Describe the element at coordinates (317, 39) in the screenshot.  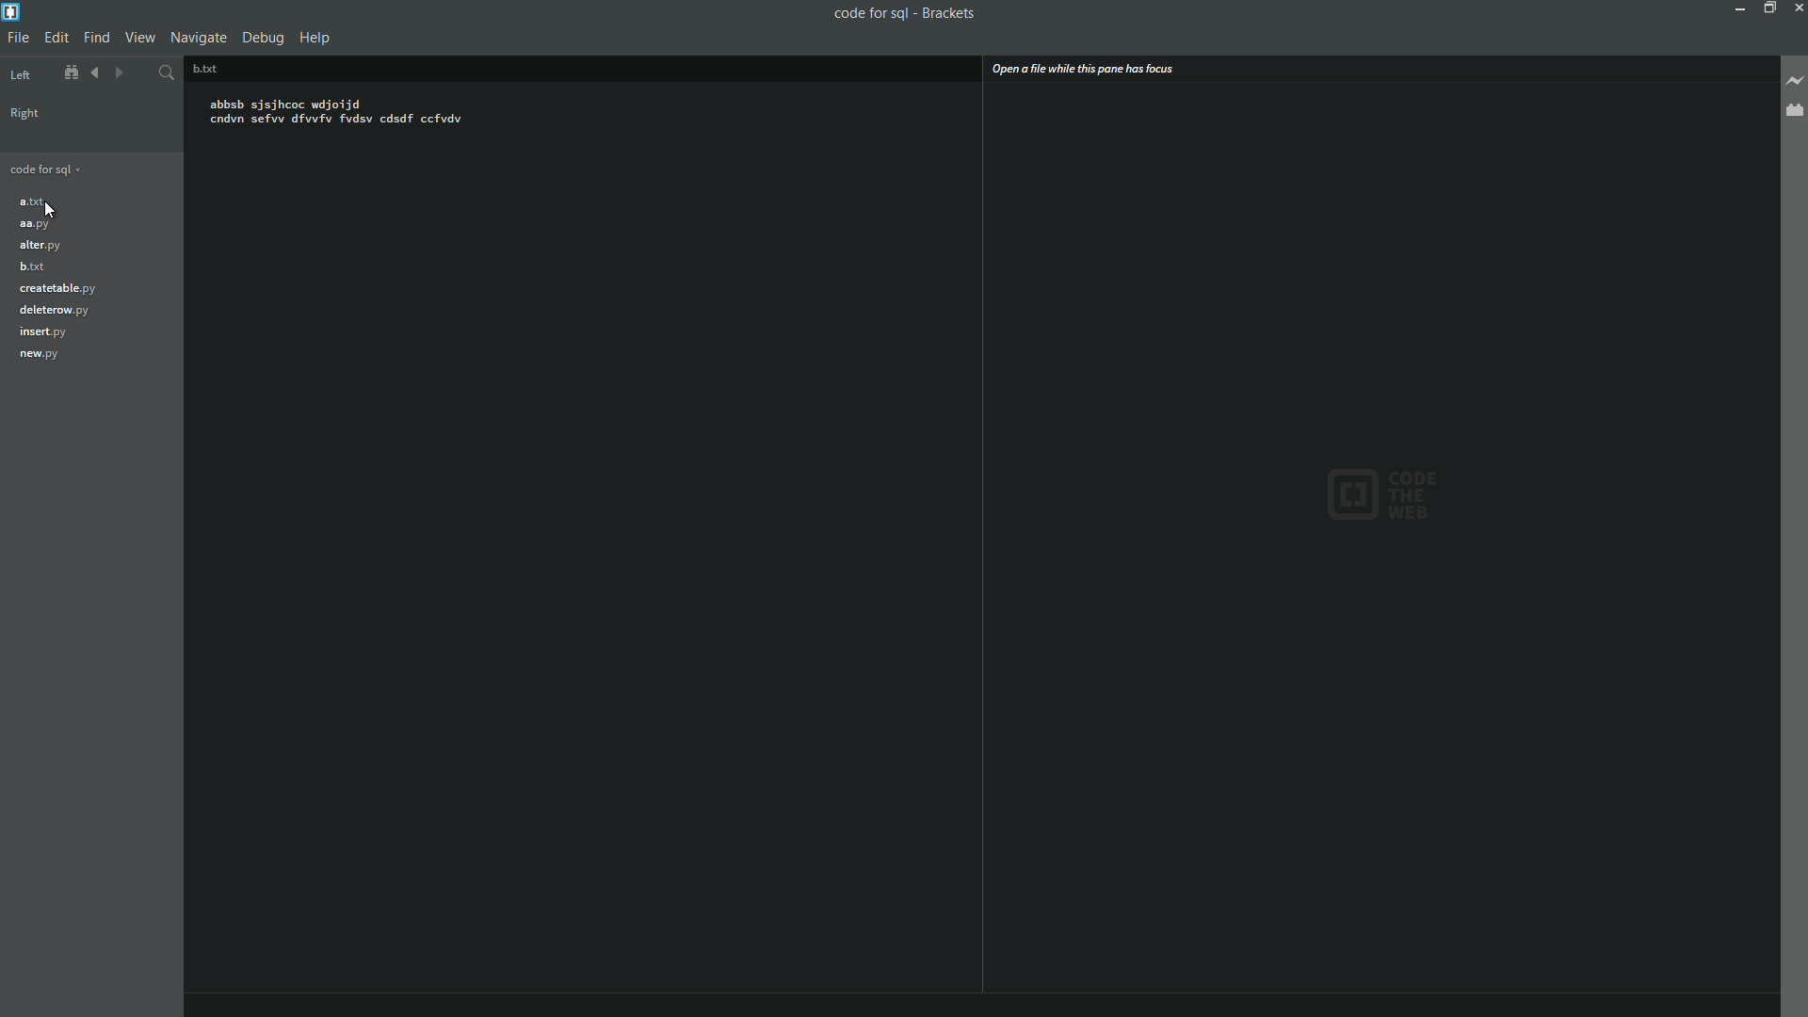
I see `Help menu` at that location.